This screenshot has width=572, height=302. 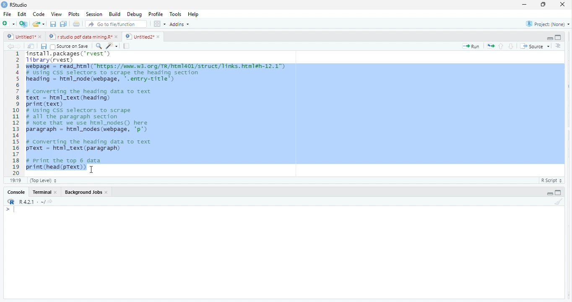 I want to click on close, so click(x=107, y=192).